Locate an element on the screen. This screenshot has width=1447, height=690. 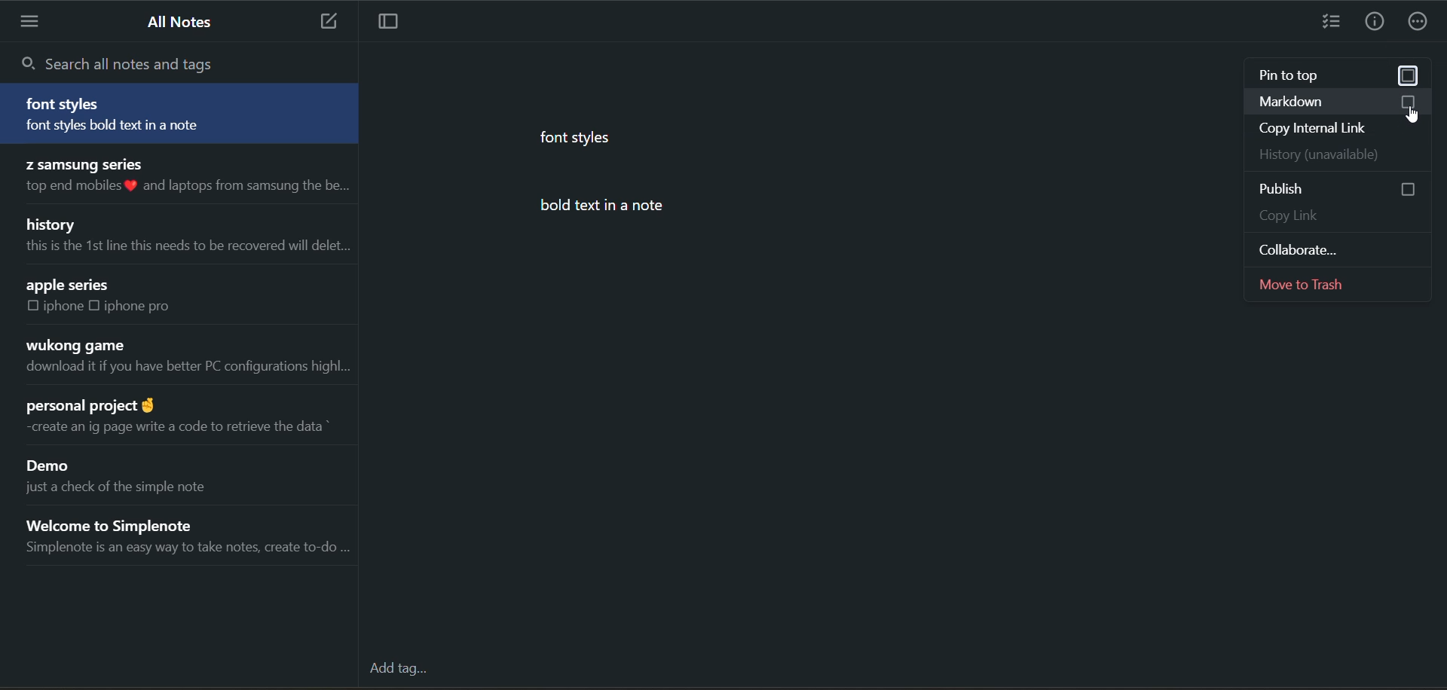
bold text in a note is located at coordinates (621, 207).